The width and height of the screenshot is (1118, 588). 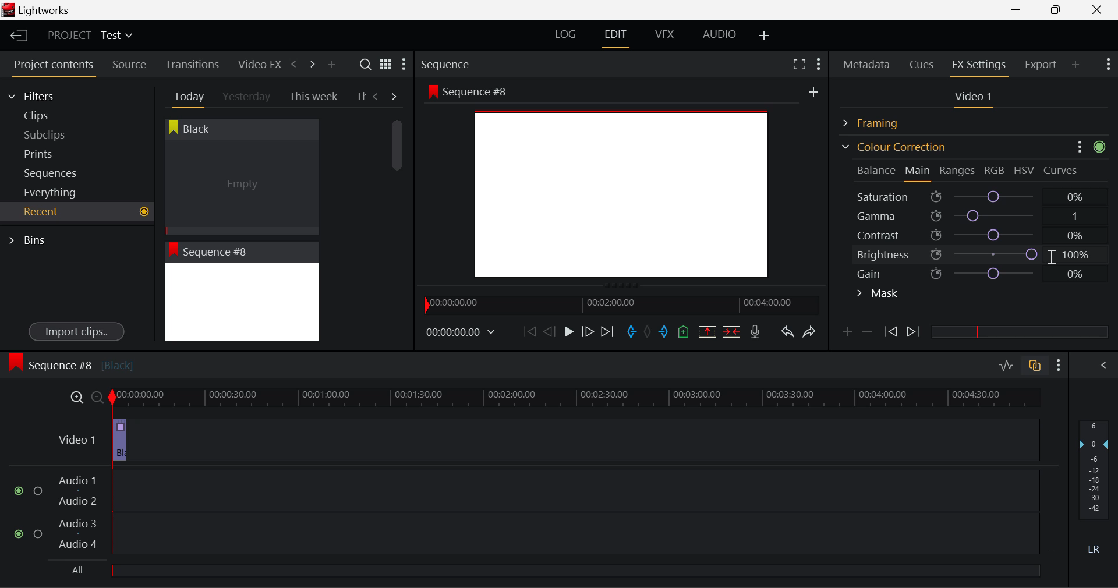 What do you see at coordinates (845, 334) in the screenshot?
I see `Add keyframe` at bounding box center [845, 334].